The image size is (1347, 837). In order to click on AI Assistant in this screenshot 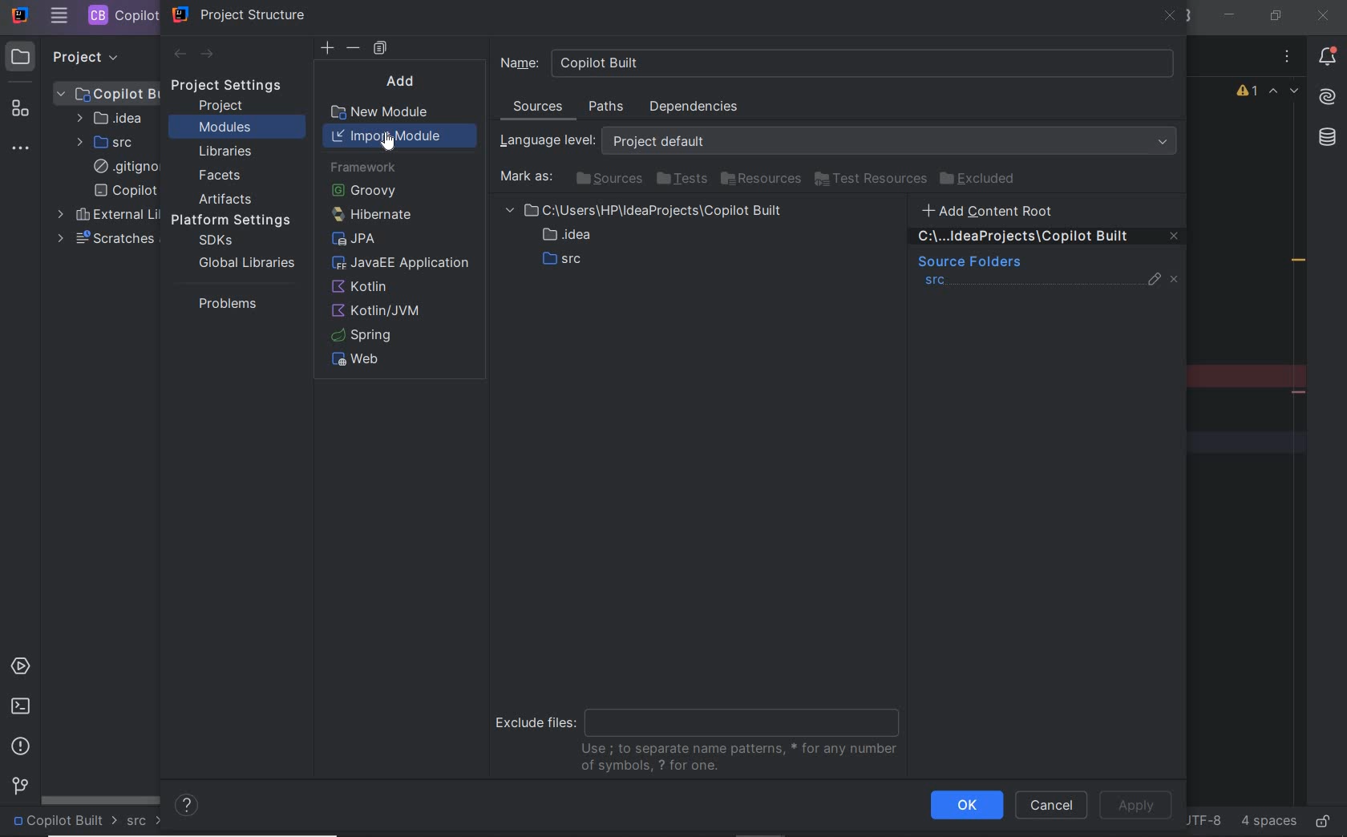, I will do `click(1326, 97)`.